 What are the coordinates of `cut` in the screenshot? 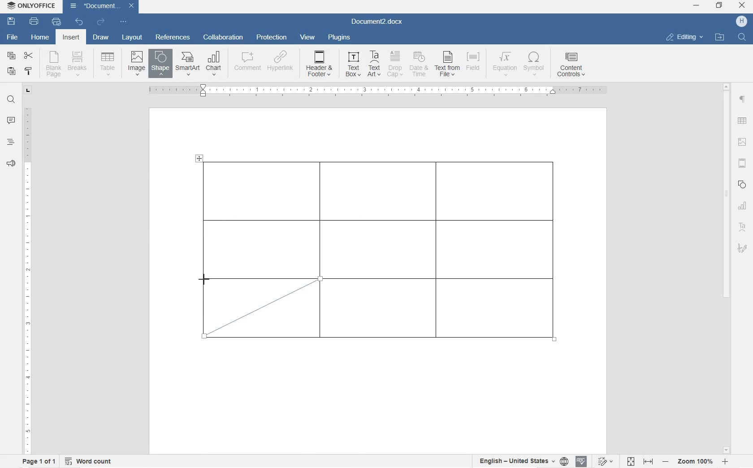 It's located at (28, 56).